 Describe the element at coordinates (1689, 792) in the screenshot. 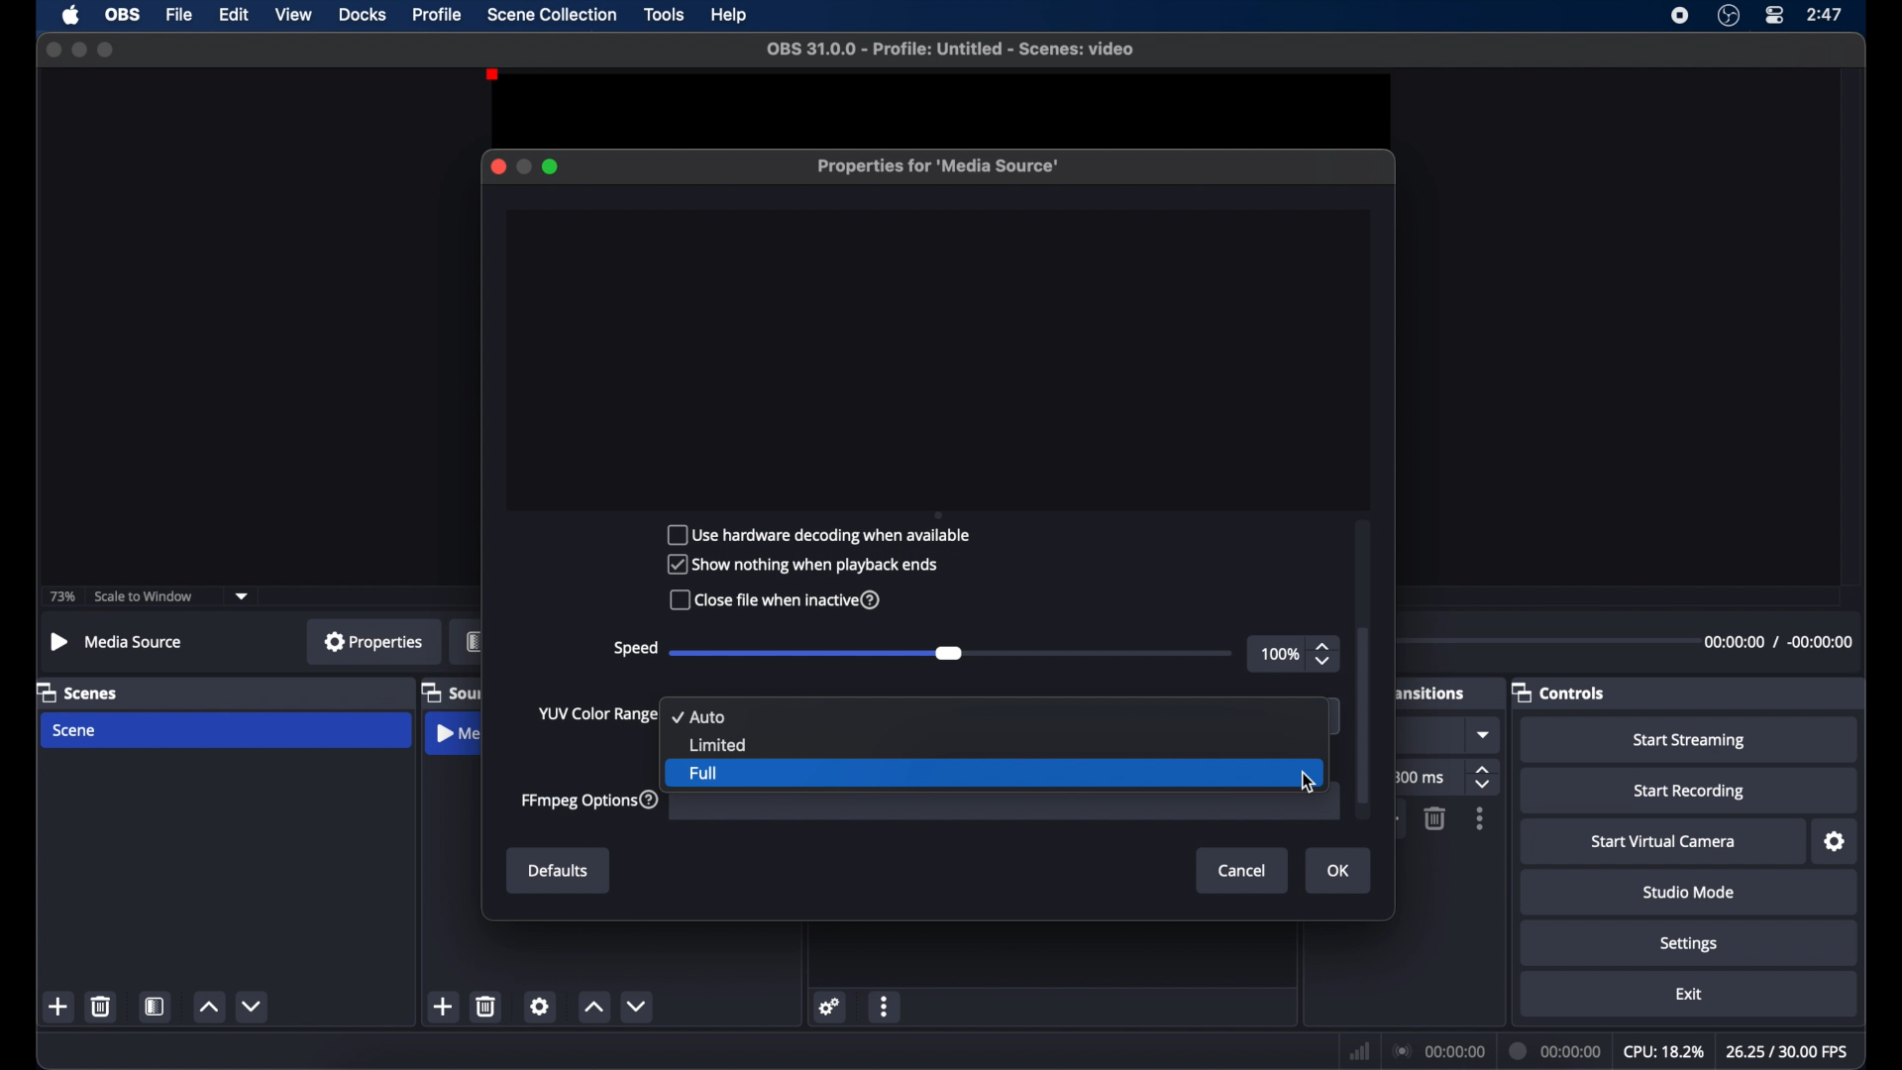

I see `start recording` at that location.